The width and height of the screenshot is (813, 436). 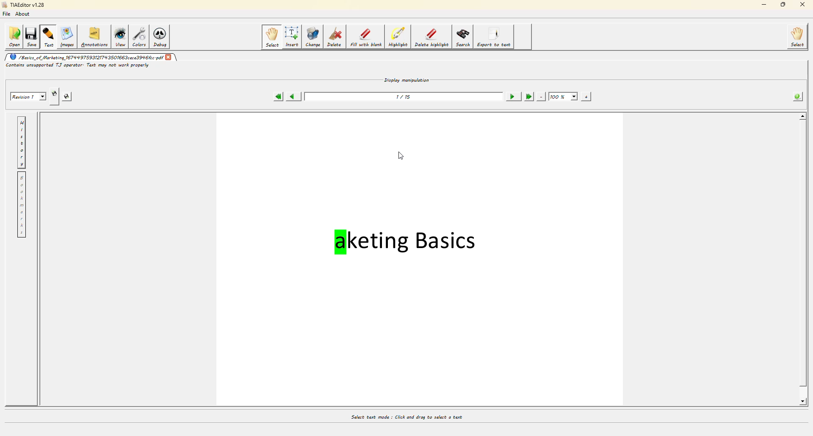 I want to click on selected text is highlighted, so click(x=266, y=248).